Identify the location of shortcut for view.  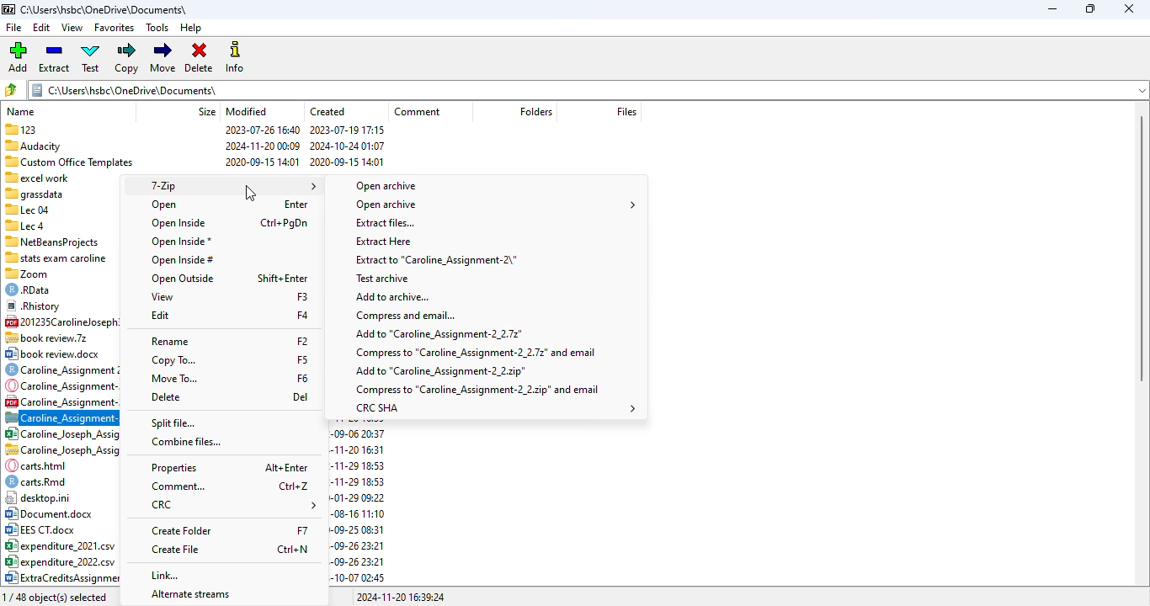
(302, 296).